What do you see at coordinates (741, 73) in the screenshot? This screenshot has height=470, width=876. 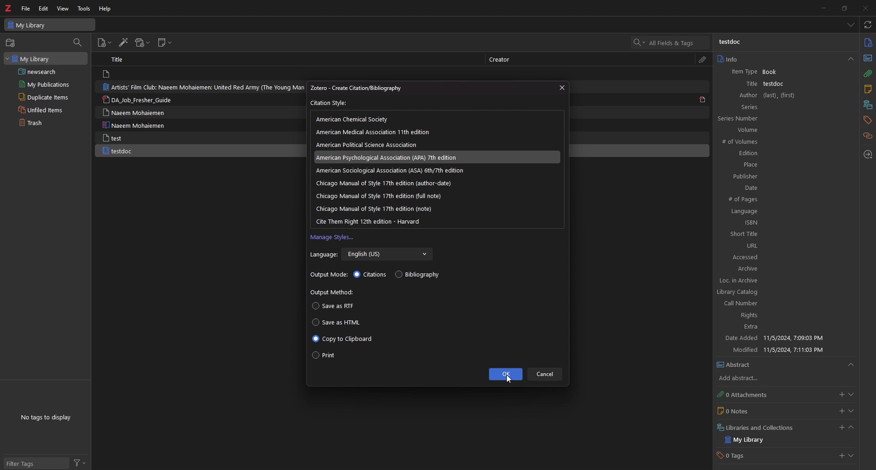 I see `item Type` at bounding box center [741, 73].